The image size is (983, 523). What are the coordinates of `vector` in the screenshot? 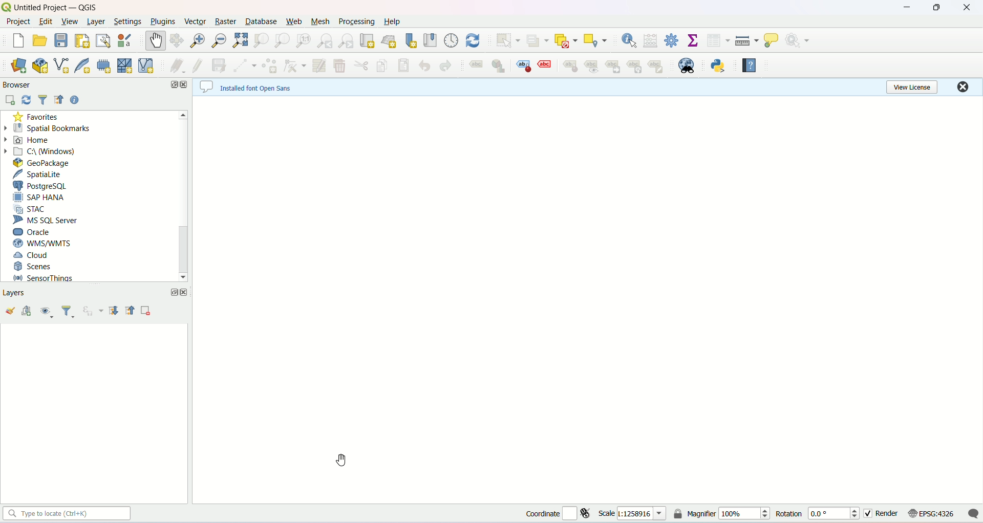 It's located at (196, 22).